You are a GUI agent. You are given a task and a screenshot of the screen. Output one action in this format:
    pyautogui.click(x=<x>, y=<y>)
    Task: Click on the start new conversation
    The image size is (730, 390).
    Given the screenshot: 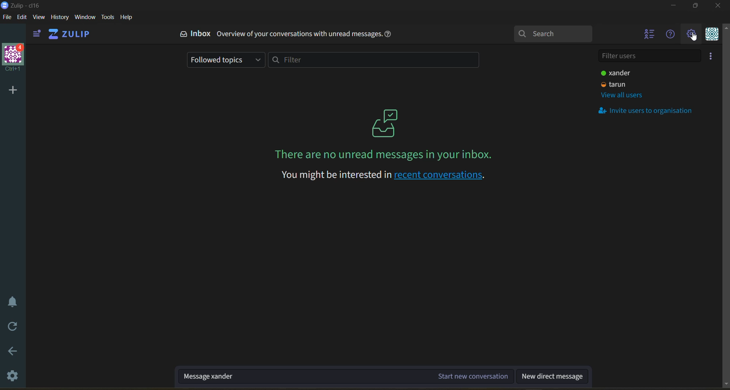 What is the action you would take?
    pyautogui.click(x=346, y=376)
    